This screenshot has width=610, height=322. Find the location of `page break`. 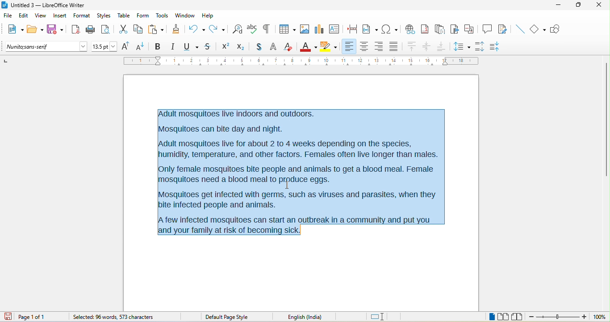

page break is located at coordinates (354, 30).